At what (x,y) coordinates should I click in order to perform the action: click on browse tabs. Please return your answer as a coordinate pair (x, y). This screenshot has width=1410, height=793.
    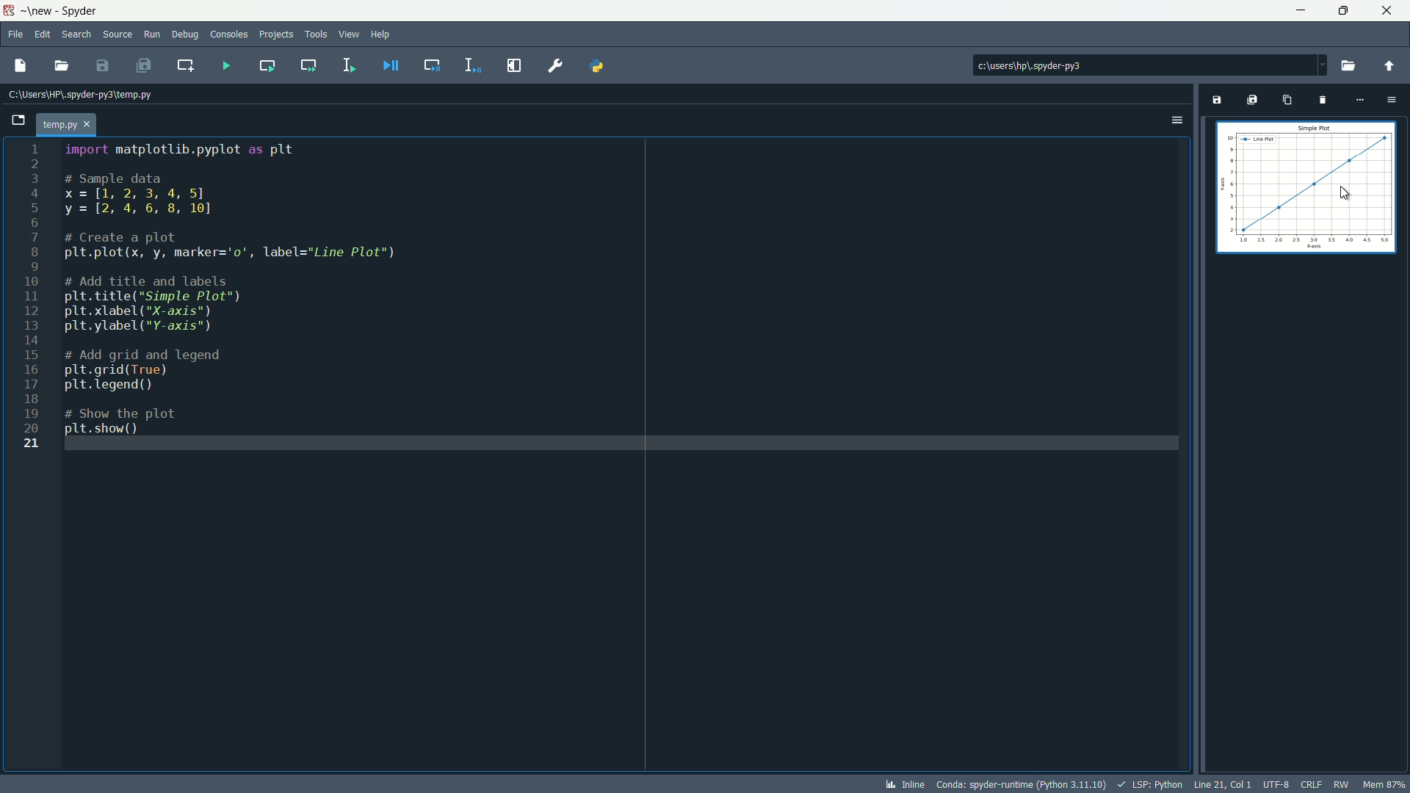
    Looking at the image, I should click on (21, 120).